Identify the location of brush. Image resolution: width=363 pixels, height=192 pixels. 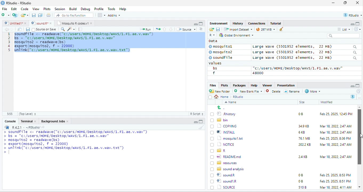
(202, 127).